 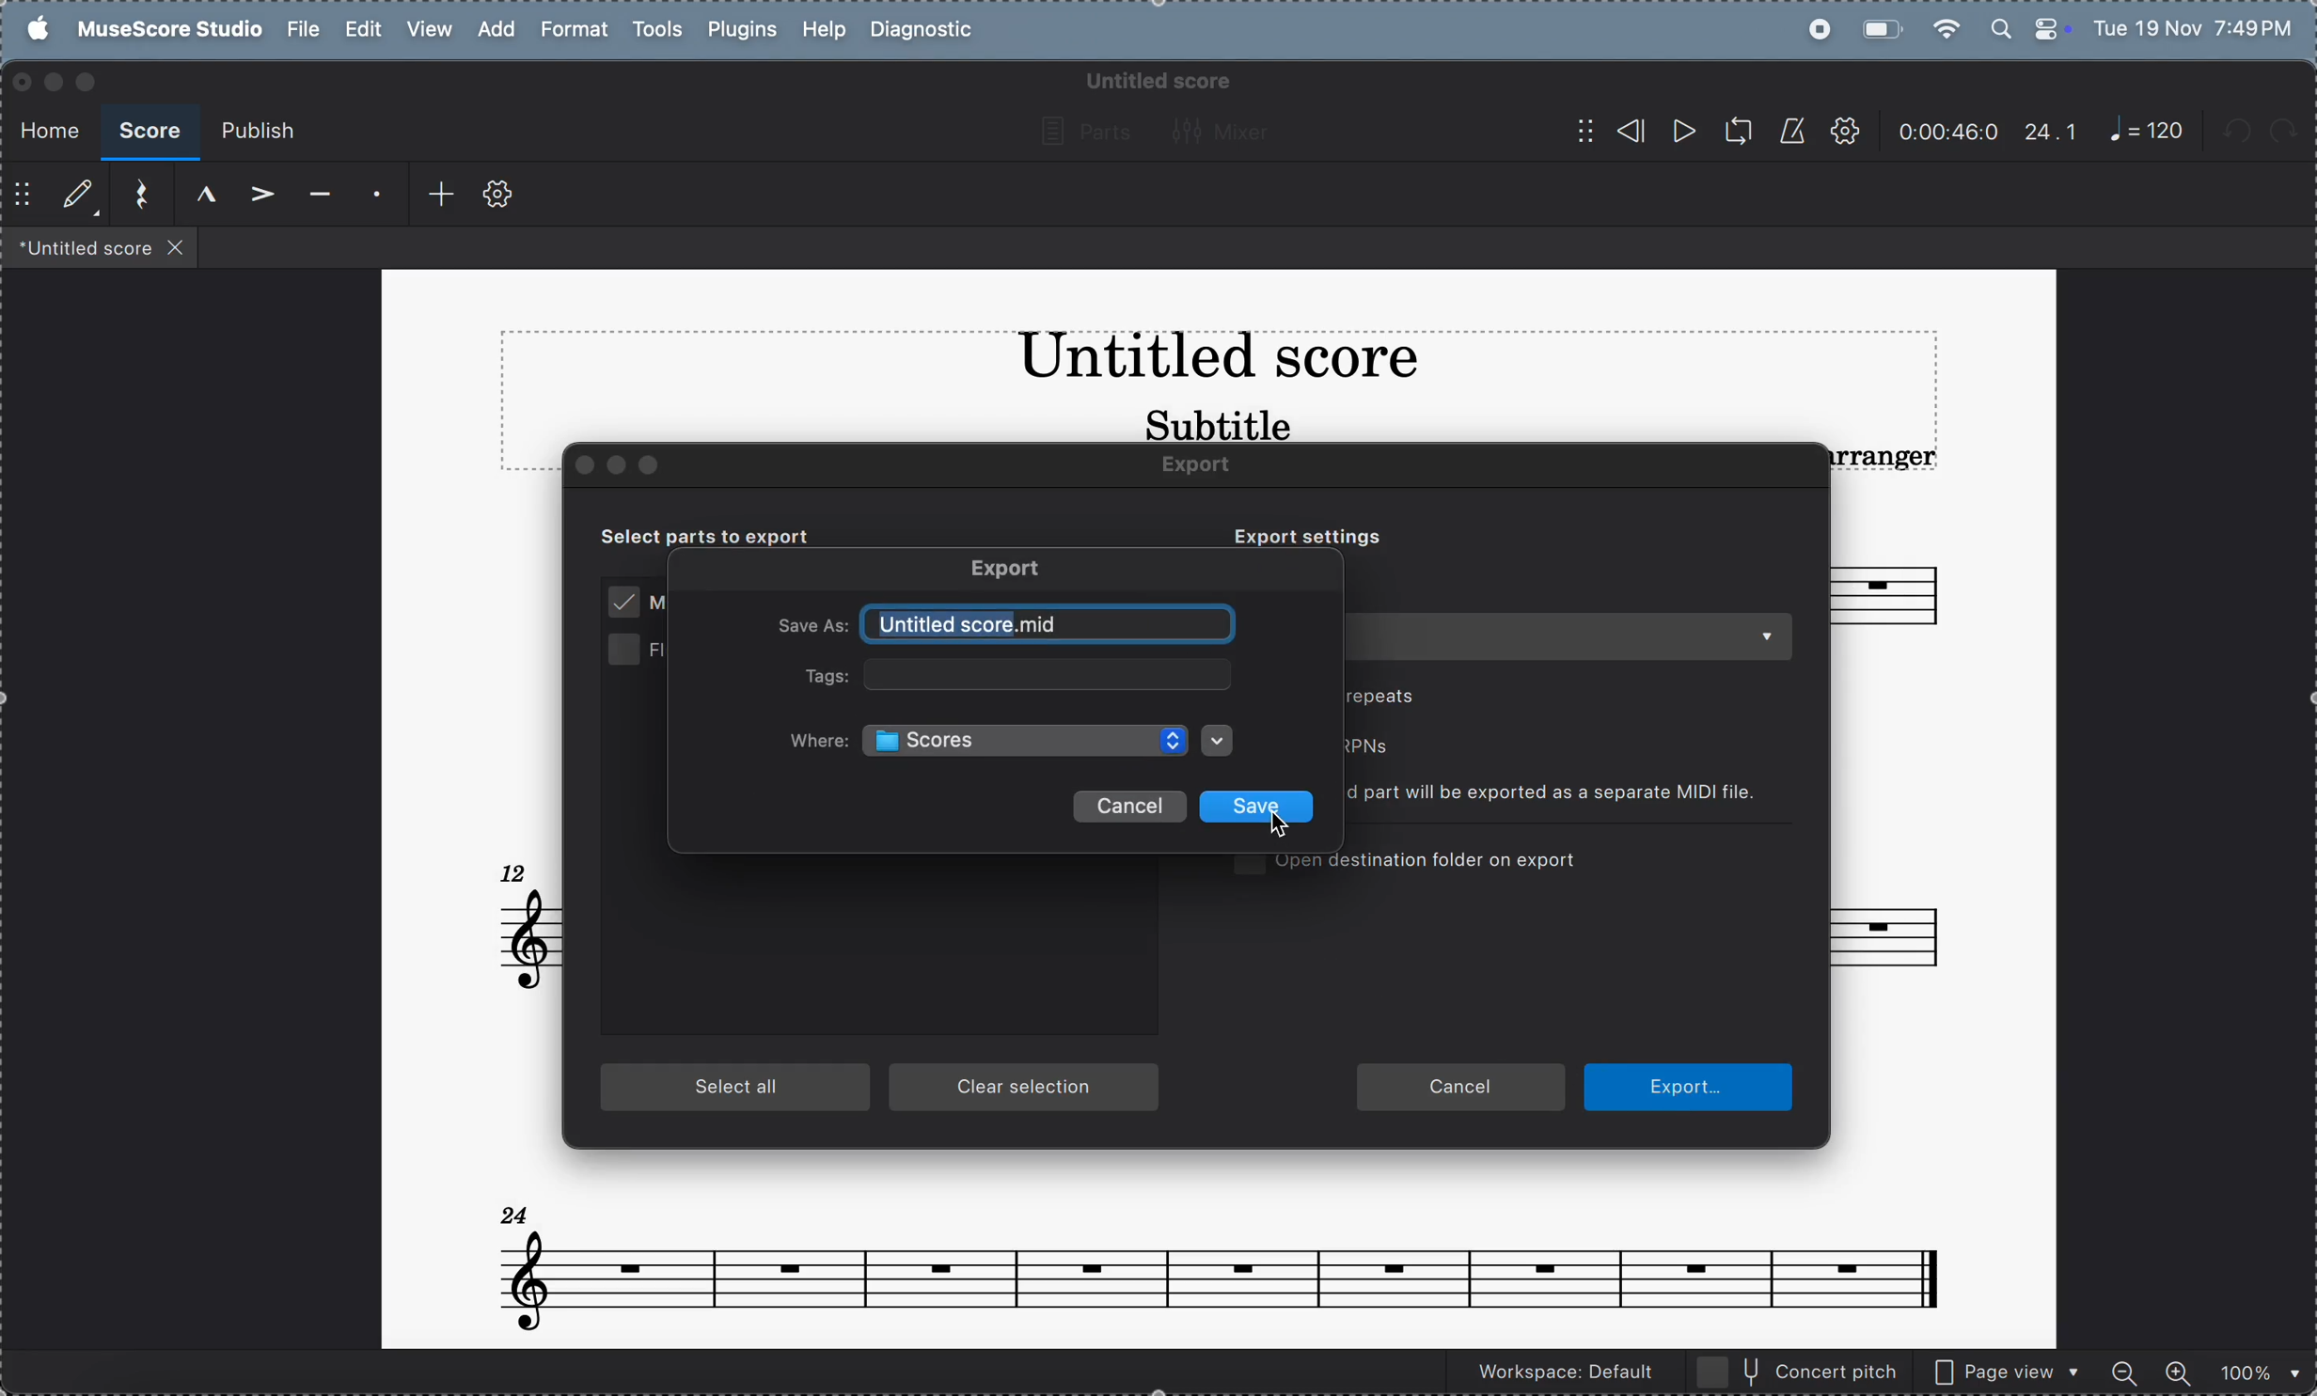 What do you see at coordinates (2254, 1371) in the screenshot?
I see `zoom percentage` at bounding box center [2254, 1371].